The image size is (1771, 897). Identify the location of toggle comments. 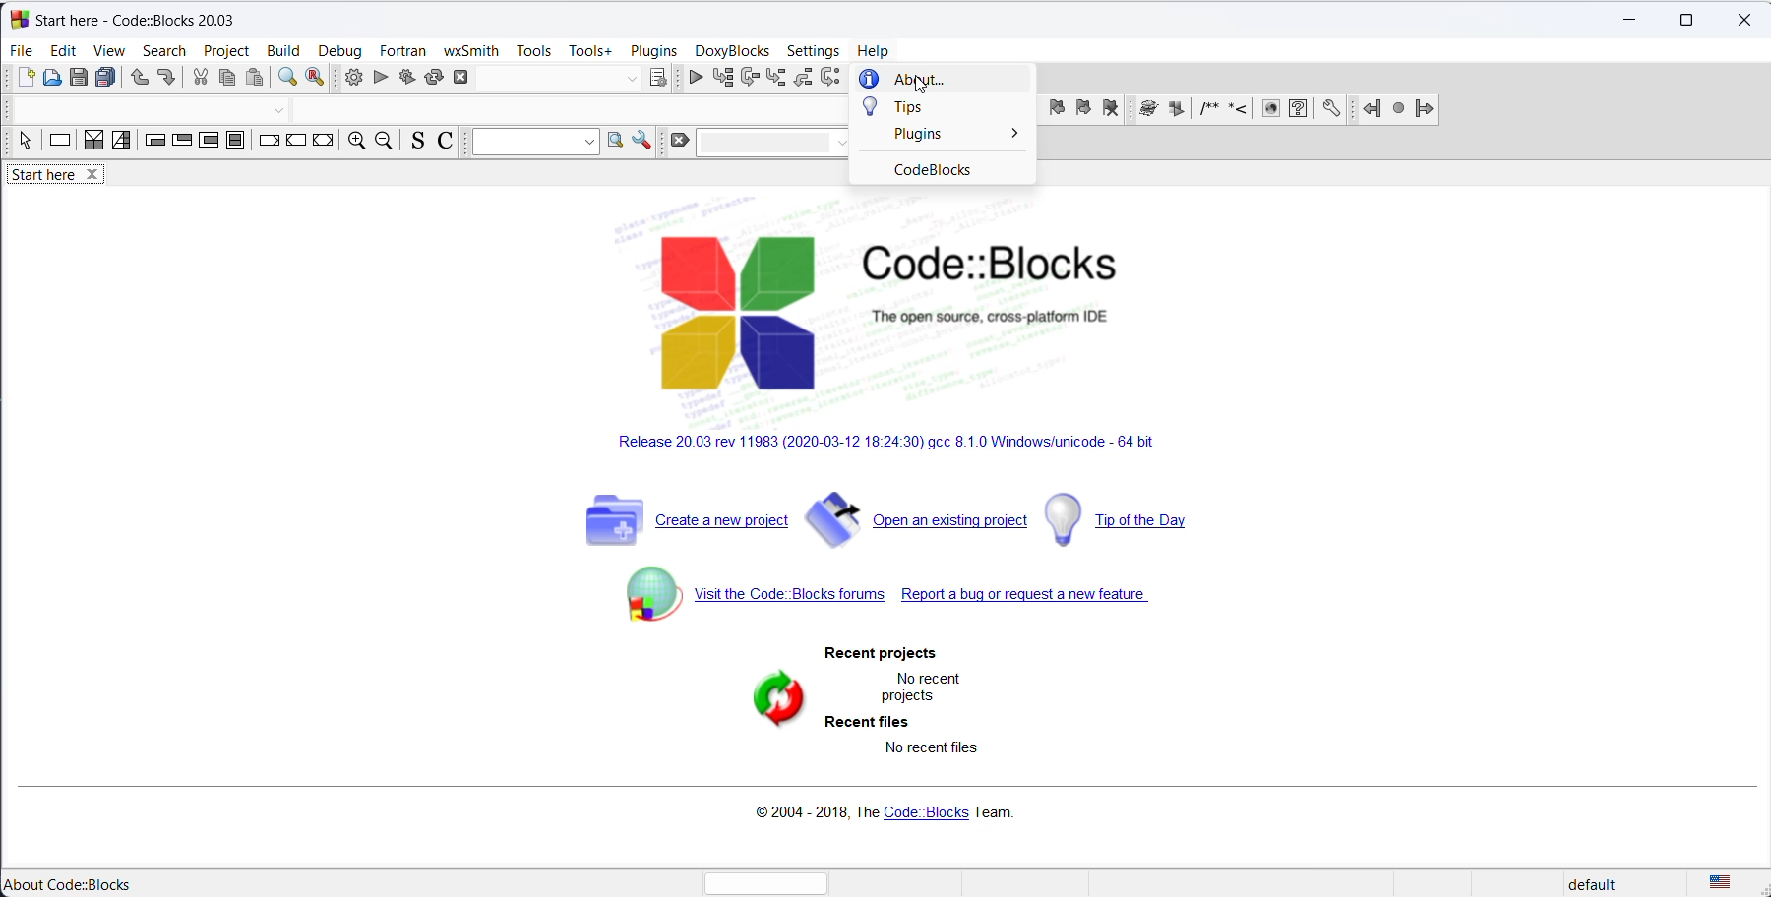
(446, 142).